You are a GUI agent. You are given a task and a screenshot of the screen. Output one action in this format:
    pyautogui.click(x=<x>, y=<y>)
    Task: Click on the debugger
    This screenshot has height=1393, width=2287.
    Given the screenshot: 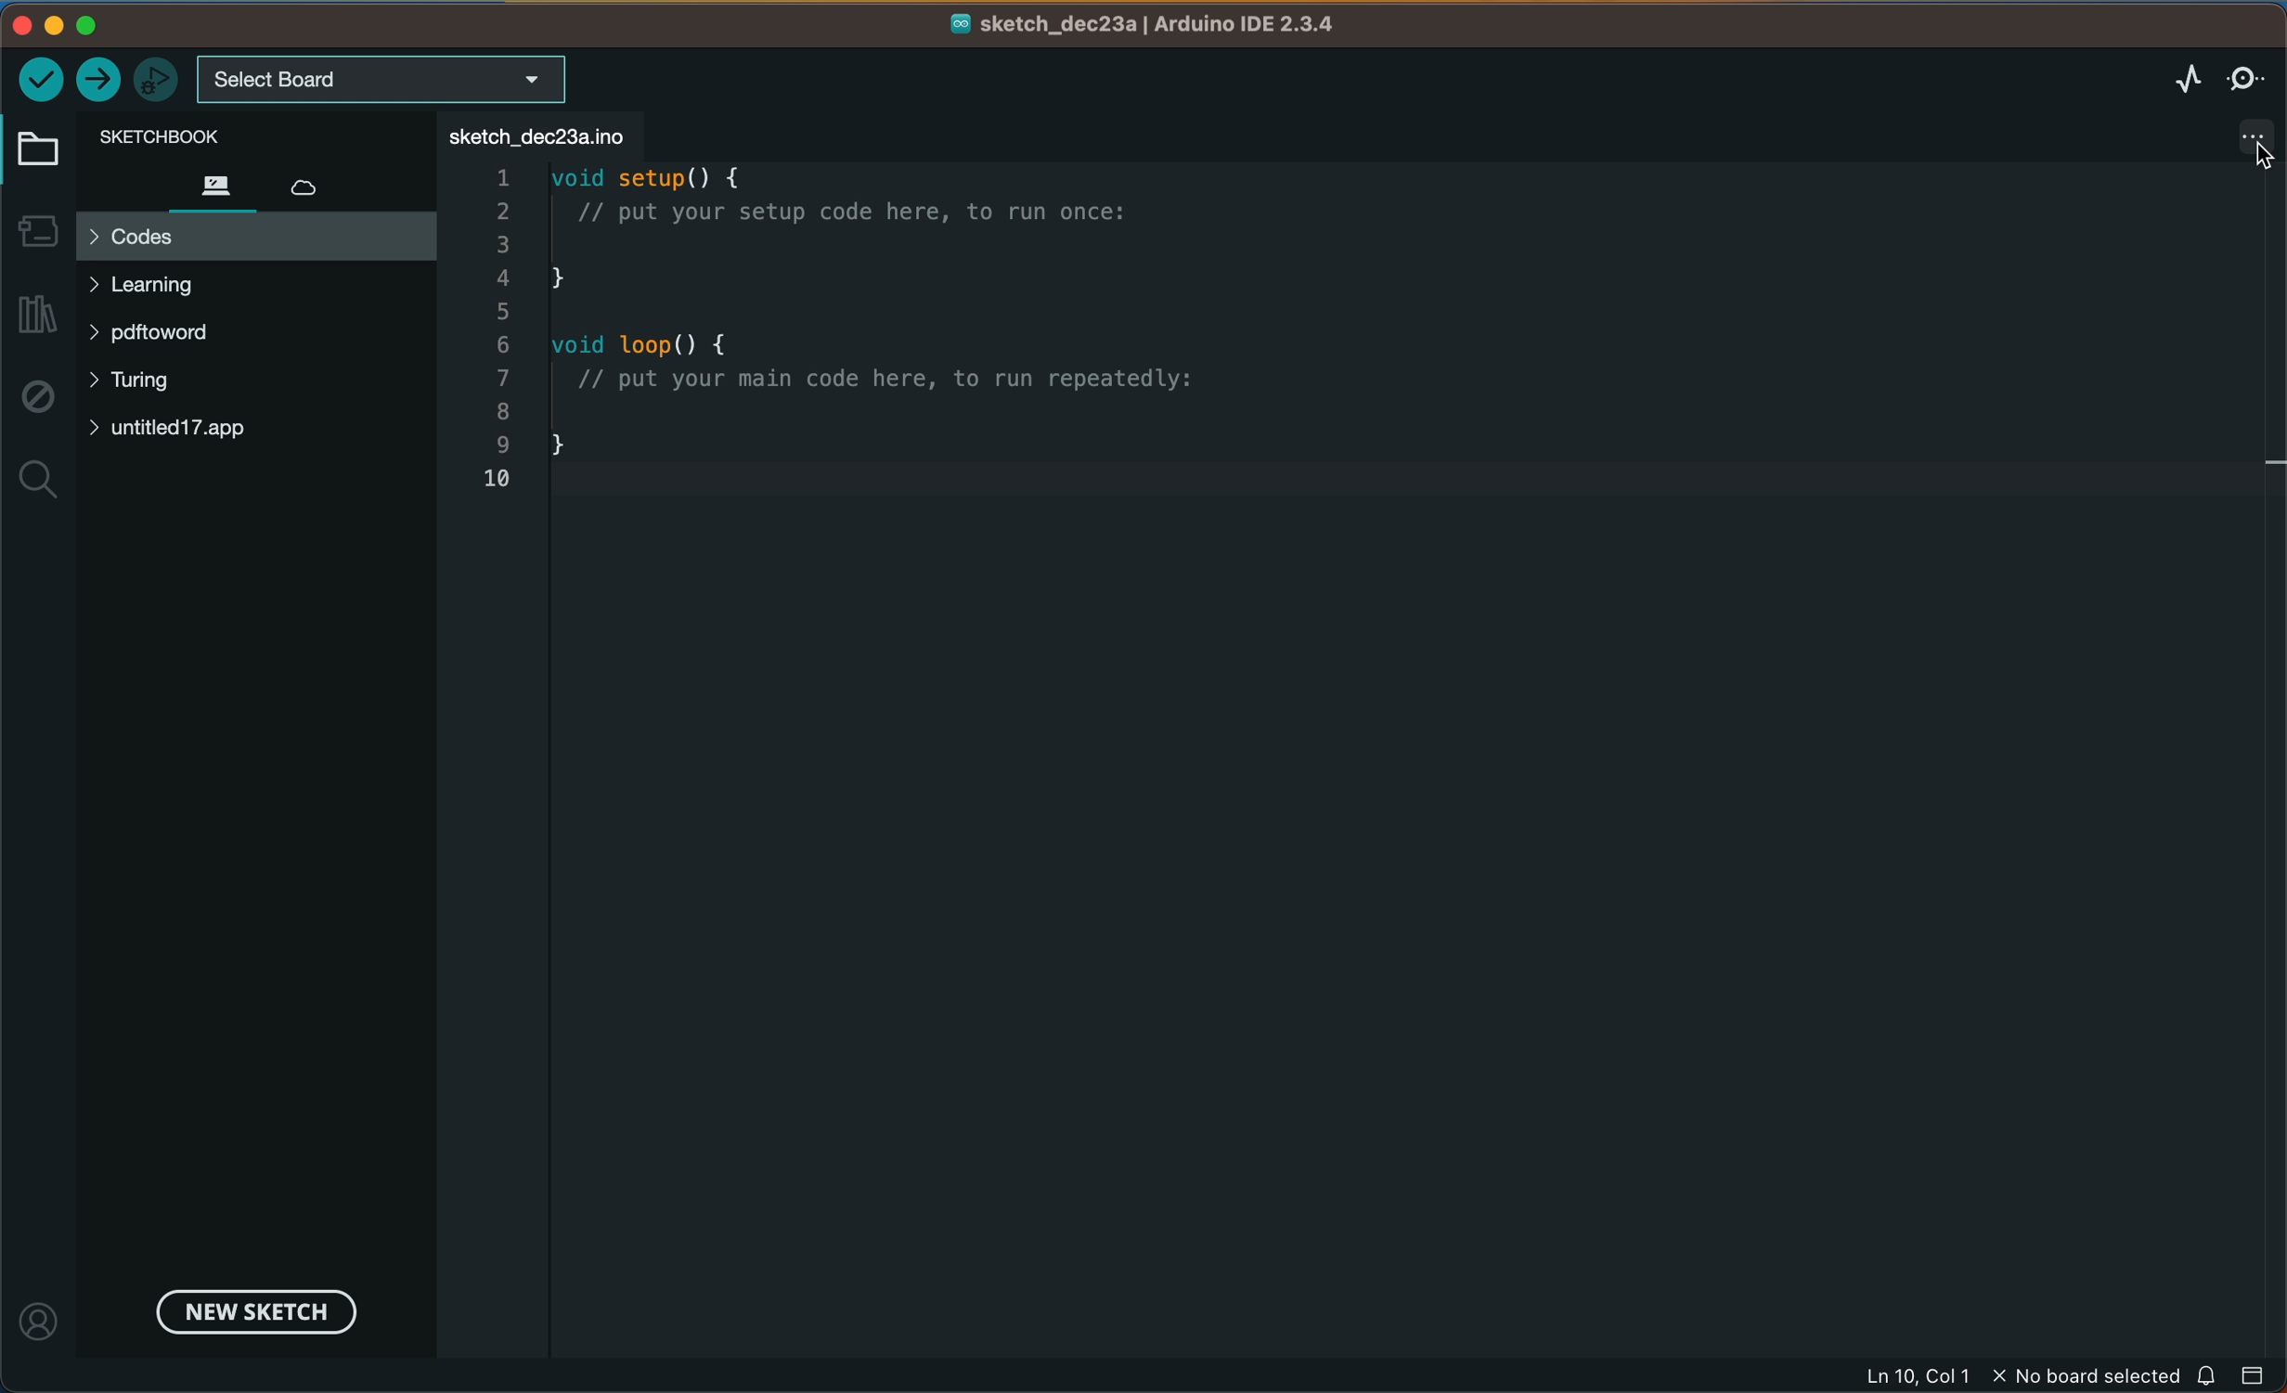 What is the action you would take?
    pyautogui.click(x=158, y=78)
    